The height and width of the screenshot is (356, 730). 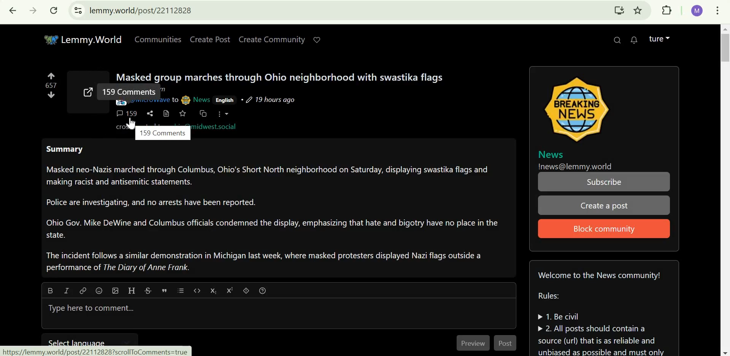 What do you see at coordinates (66, 290) in the screenshot?
I see `Italic` at bounding box center [66, 290].